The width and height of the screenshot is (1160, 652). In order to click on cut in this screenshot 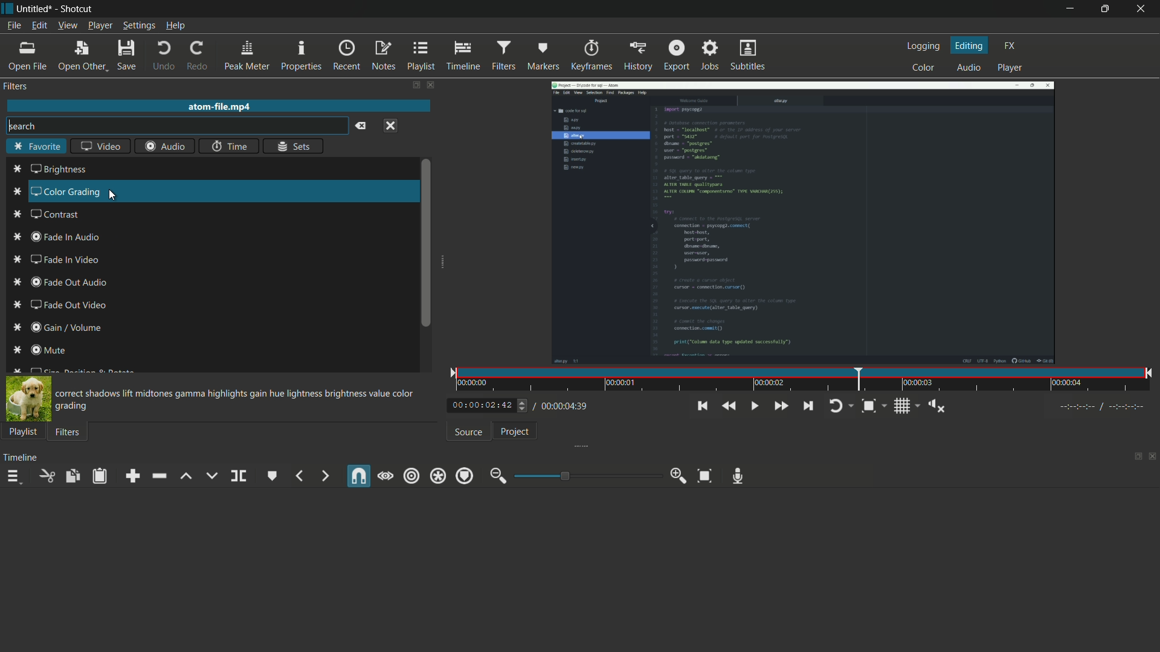, I will do `click(43, 476)`.